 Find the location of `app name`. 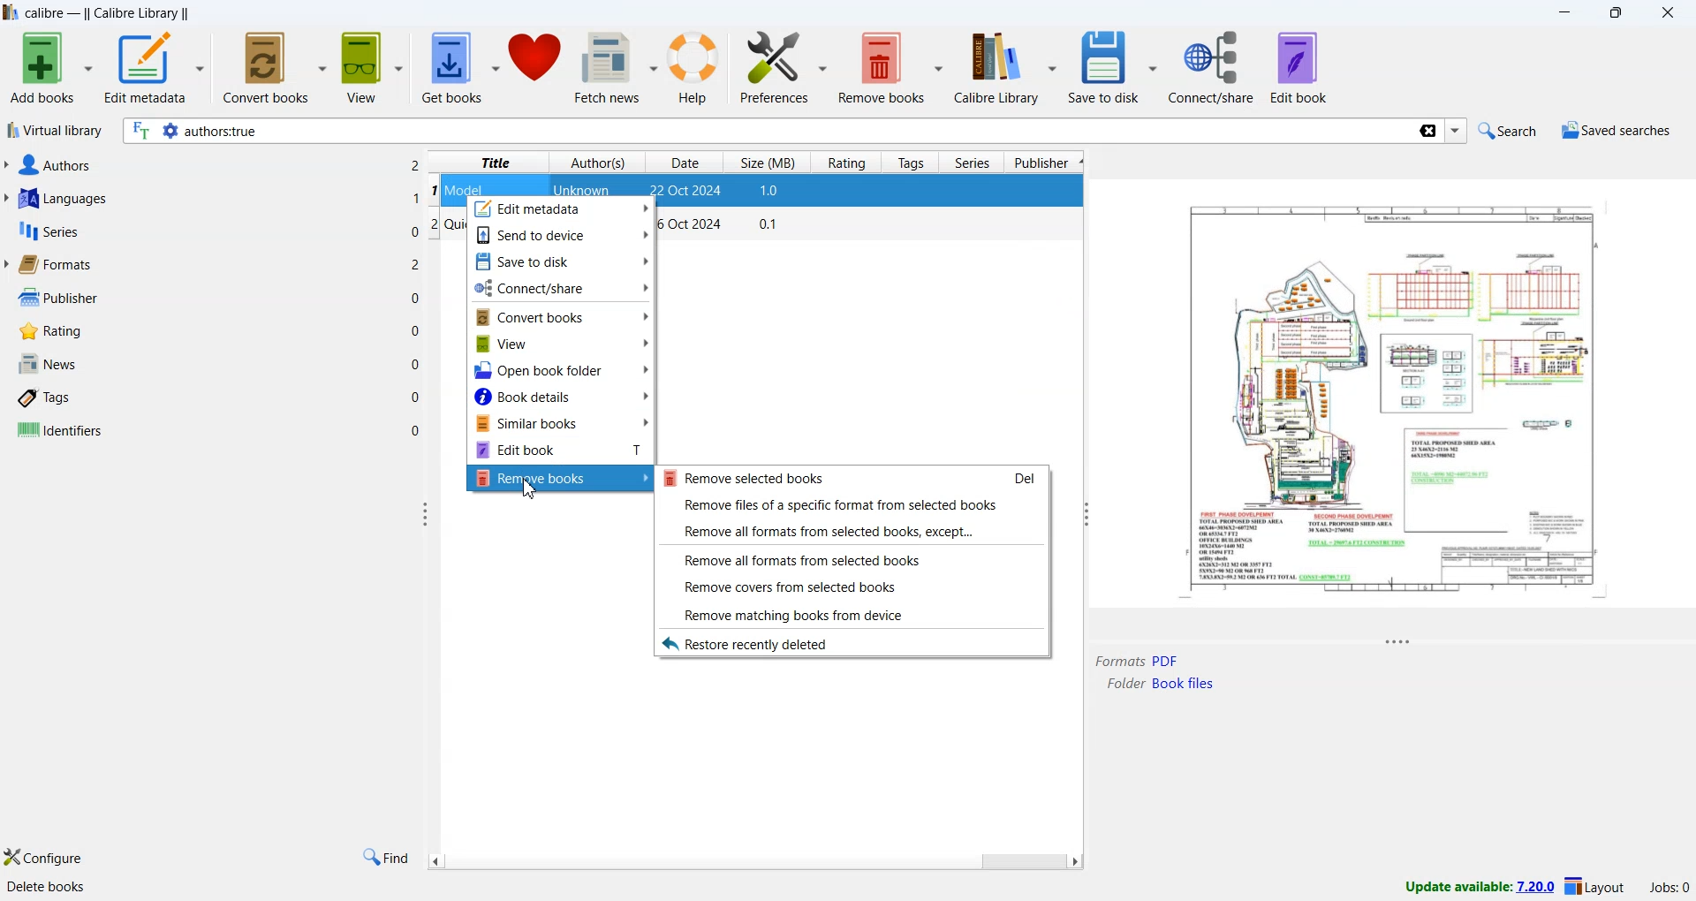

app name is located at coordinates (47, 13).